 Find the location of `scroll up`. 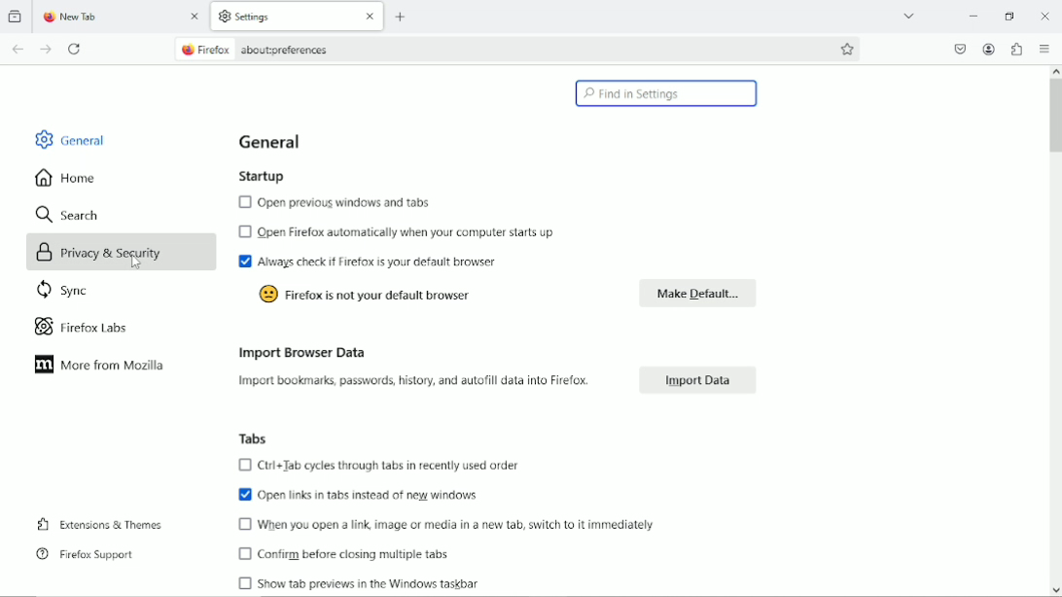

scroll up is located at coordinates (1054, 72).